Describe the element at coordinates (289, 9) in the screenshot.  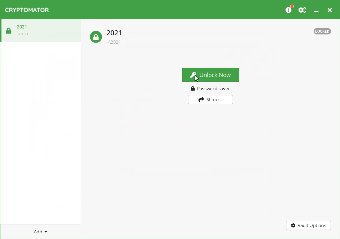
I see `Please Consider donating` at that location.